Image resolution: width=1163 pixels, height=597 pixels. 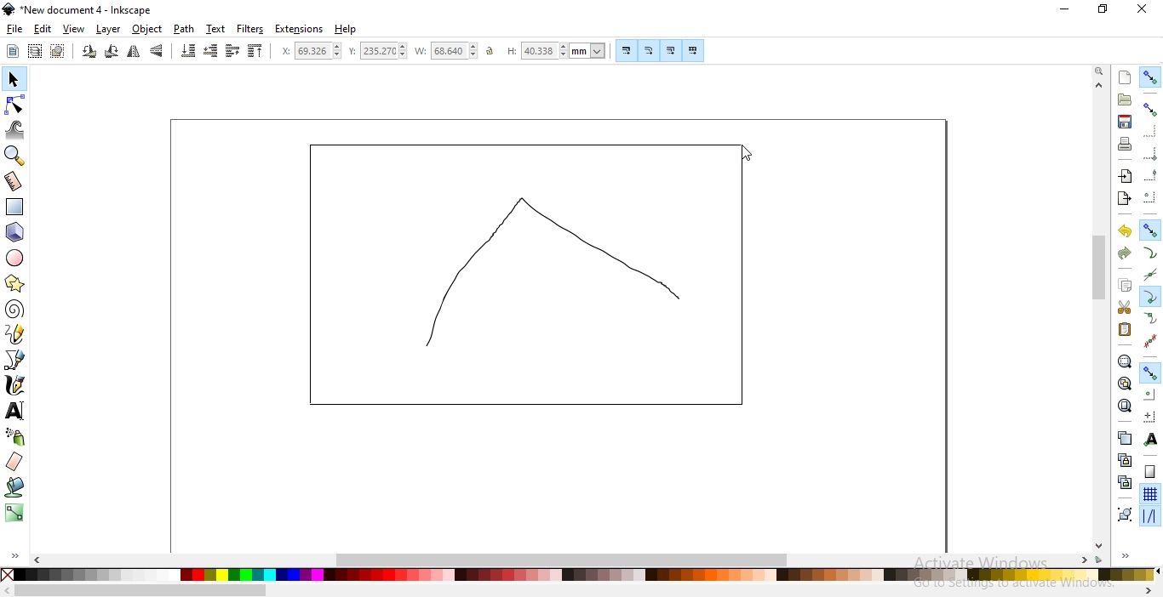 I want to click on raise selection one step, so click(x=232, y=51).